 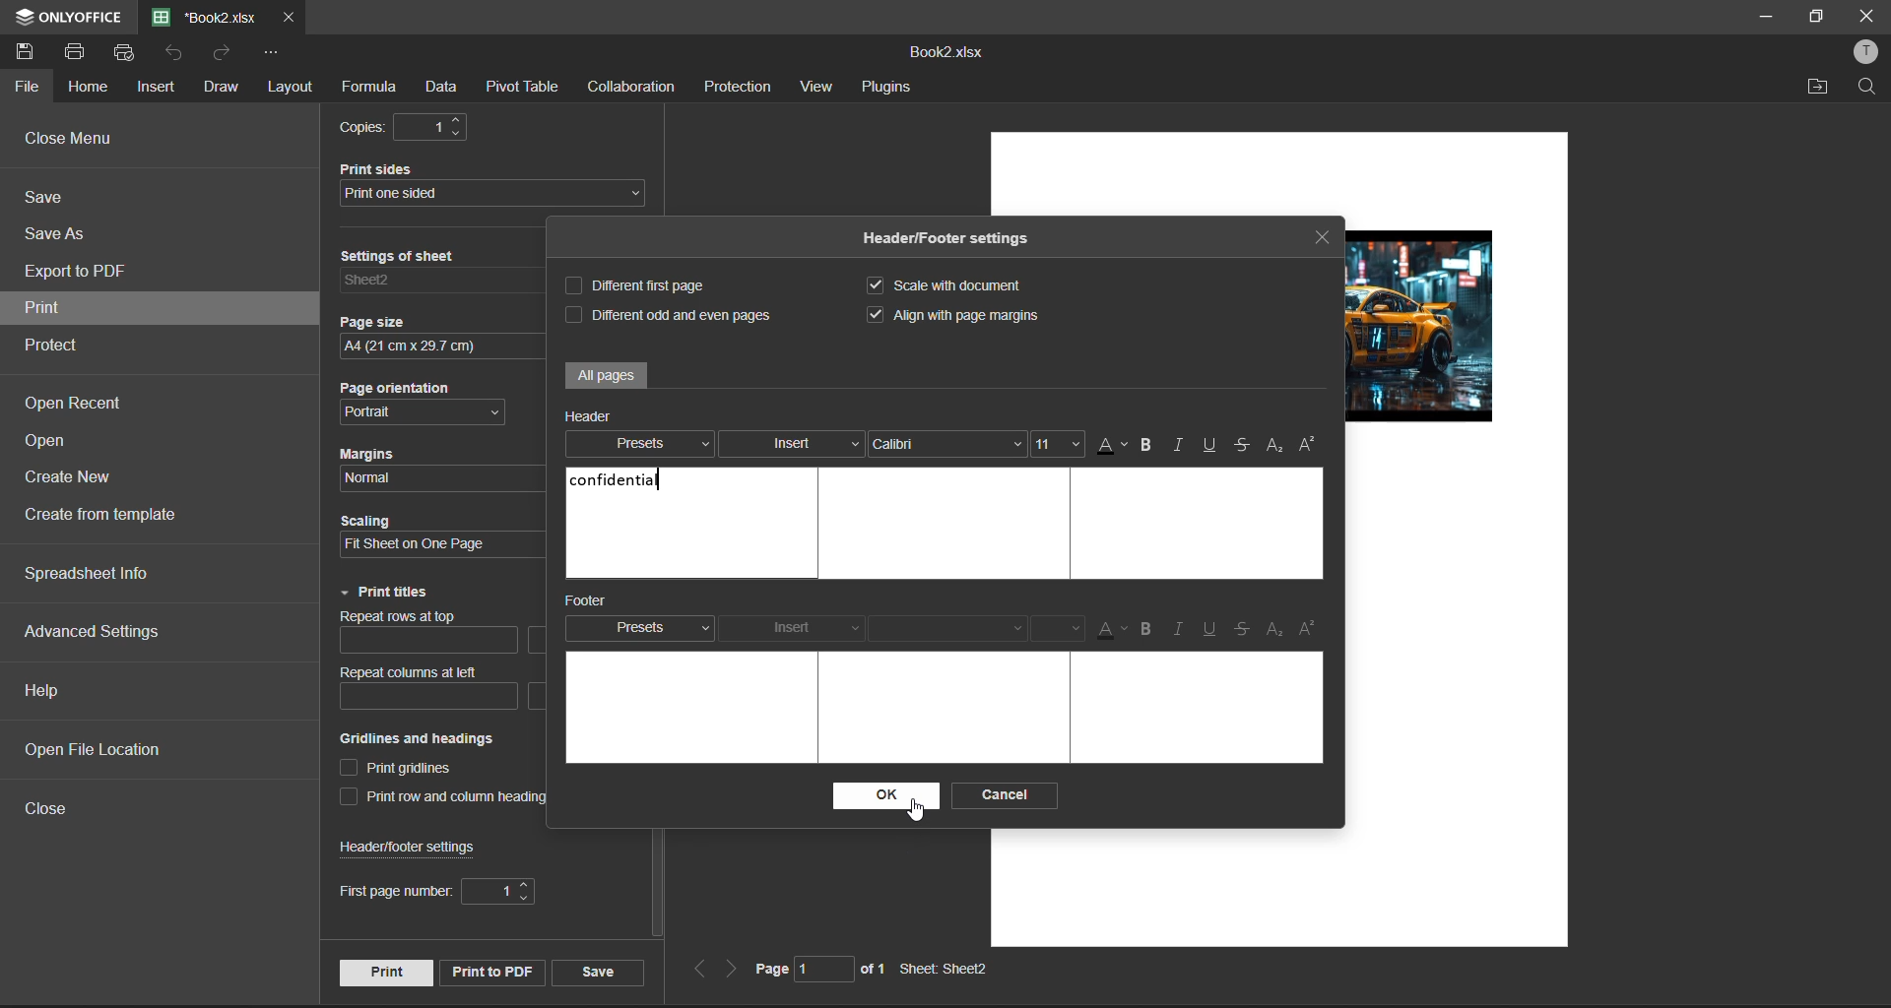 I want to click on home, so click(x=92, y=85).